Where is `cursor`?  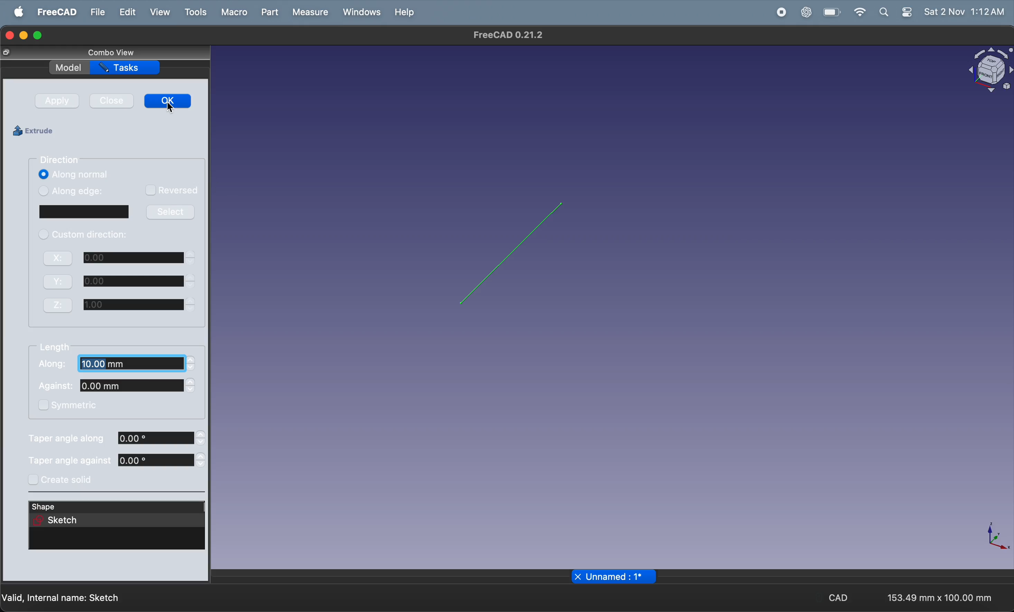
cursor is located at coordinates (170, 109).